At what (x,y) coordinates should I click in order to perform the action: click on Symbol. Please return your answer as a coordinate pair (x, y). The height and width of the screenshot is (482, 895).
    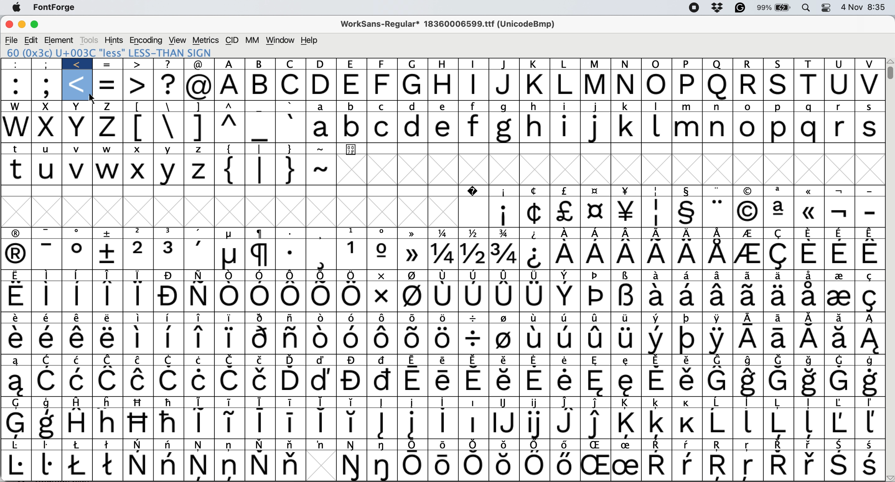
    Looking at the image, I should click on (80, 445).